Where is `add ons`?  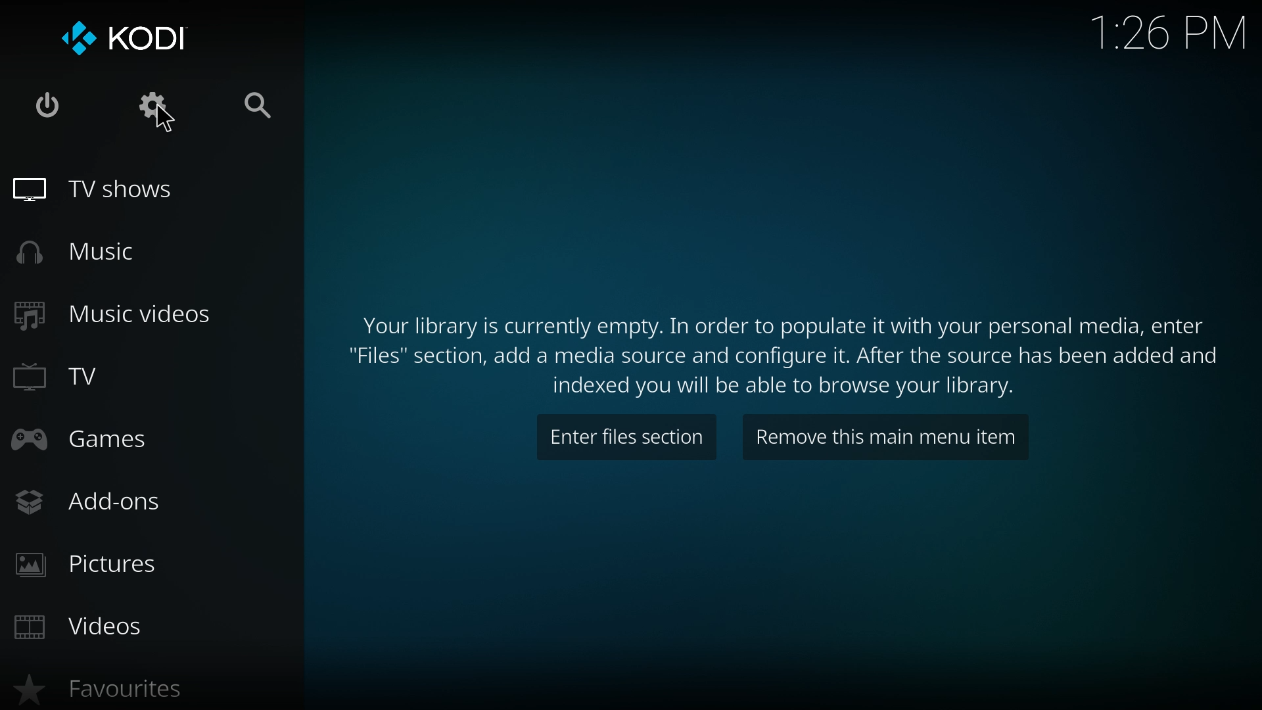 add ons is located at coordinates (115, 502).